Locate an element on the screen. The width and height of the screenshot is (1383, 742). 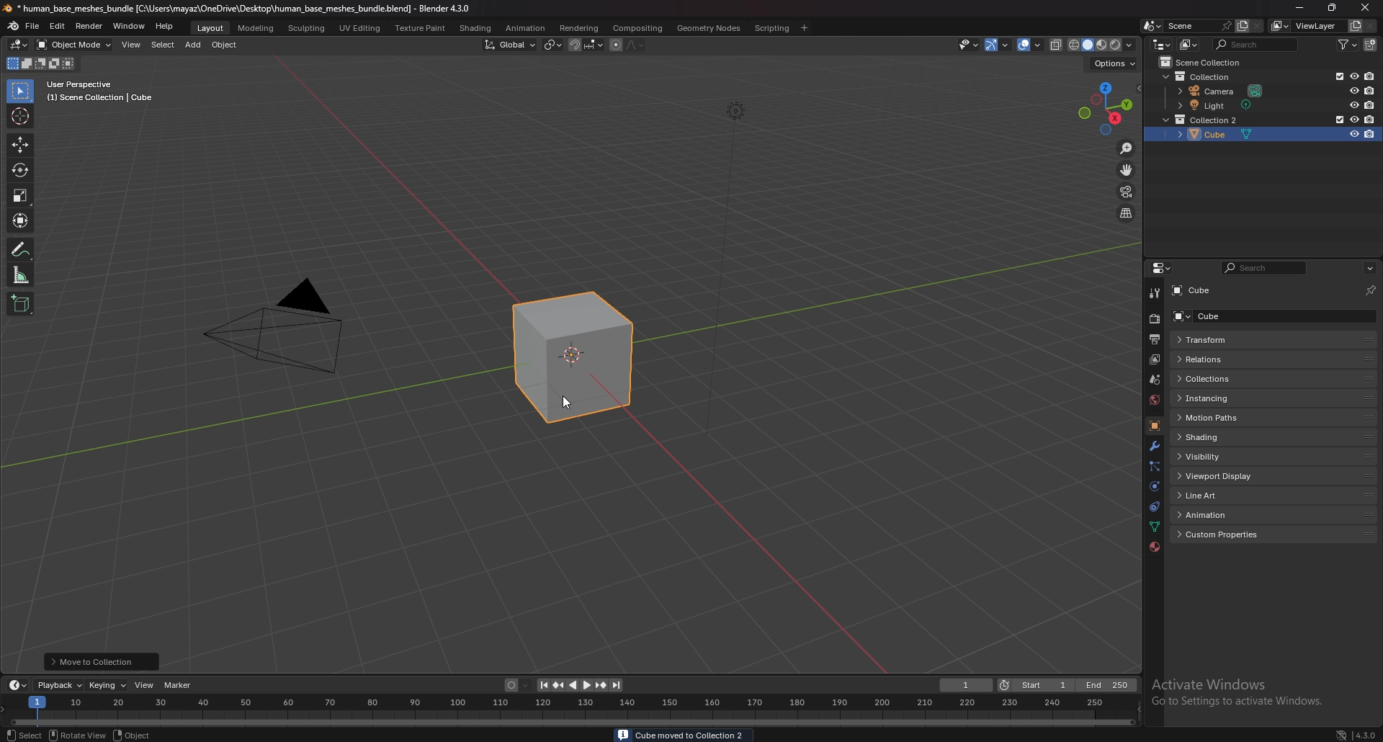
scene is located at coordinates (1155, 379).